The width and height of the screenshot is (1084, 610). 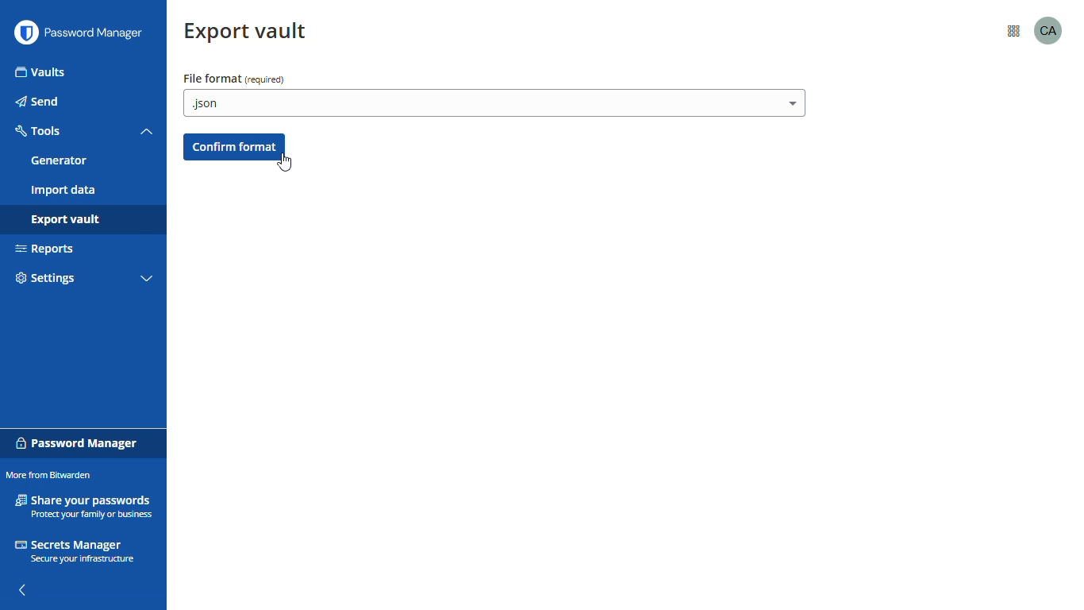 I want to click on share your passwords, so click(x=83, y=505).